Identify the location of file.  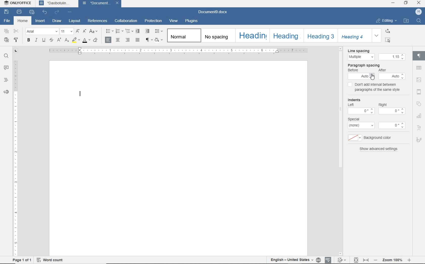
(7, 22).